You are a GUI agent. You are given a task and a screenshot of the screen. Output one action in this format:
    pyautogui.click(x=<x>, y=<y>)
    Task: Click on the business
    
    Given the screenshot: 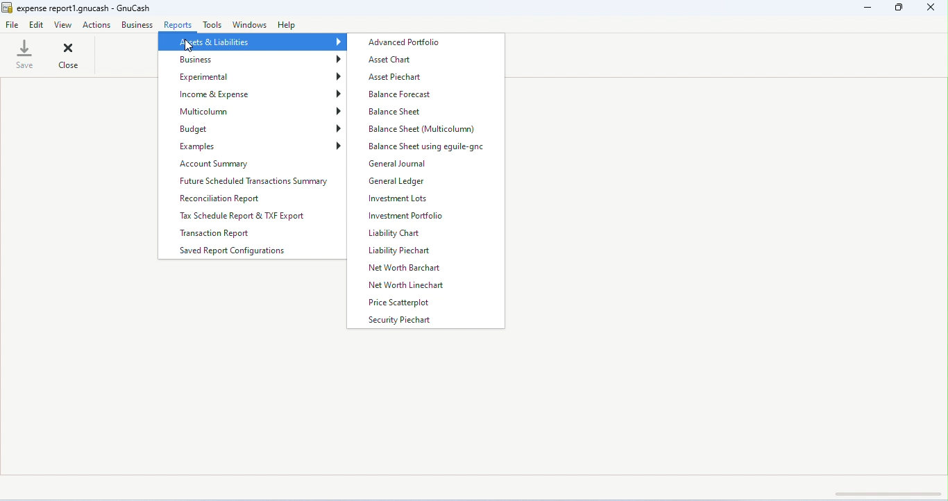 What is the action you would take?
    pyautogui.click(x=253, y=60)
    